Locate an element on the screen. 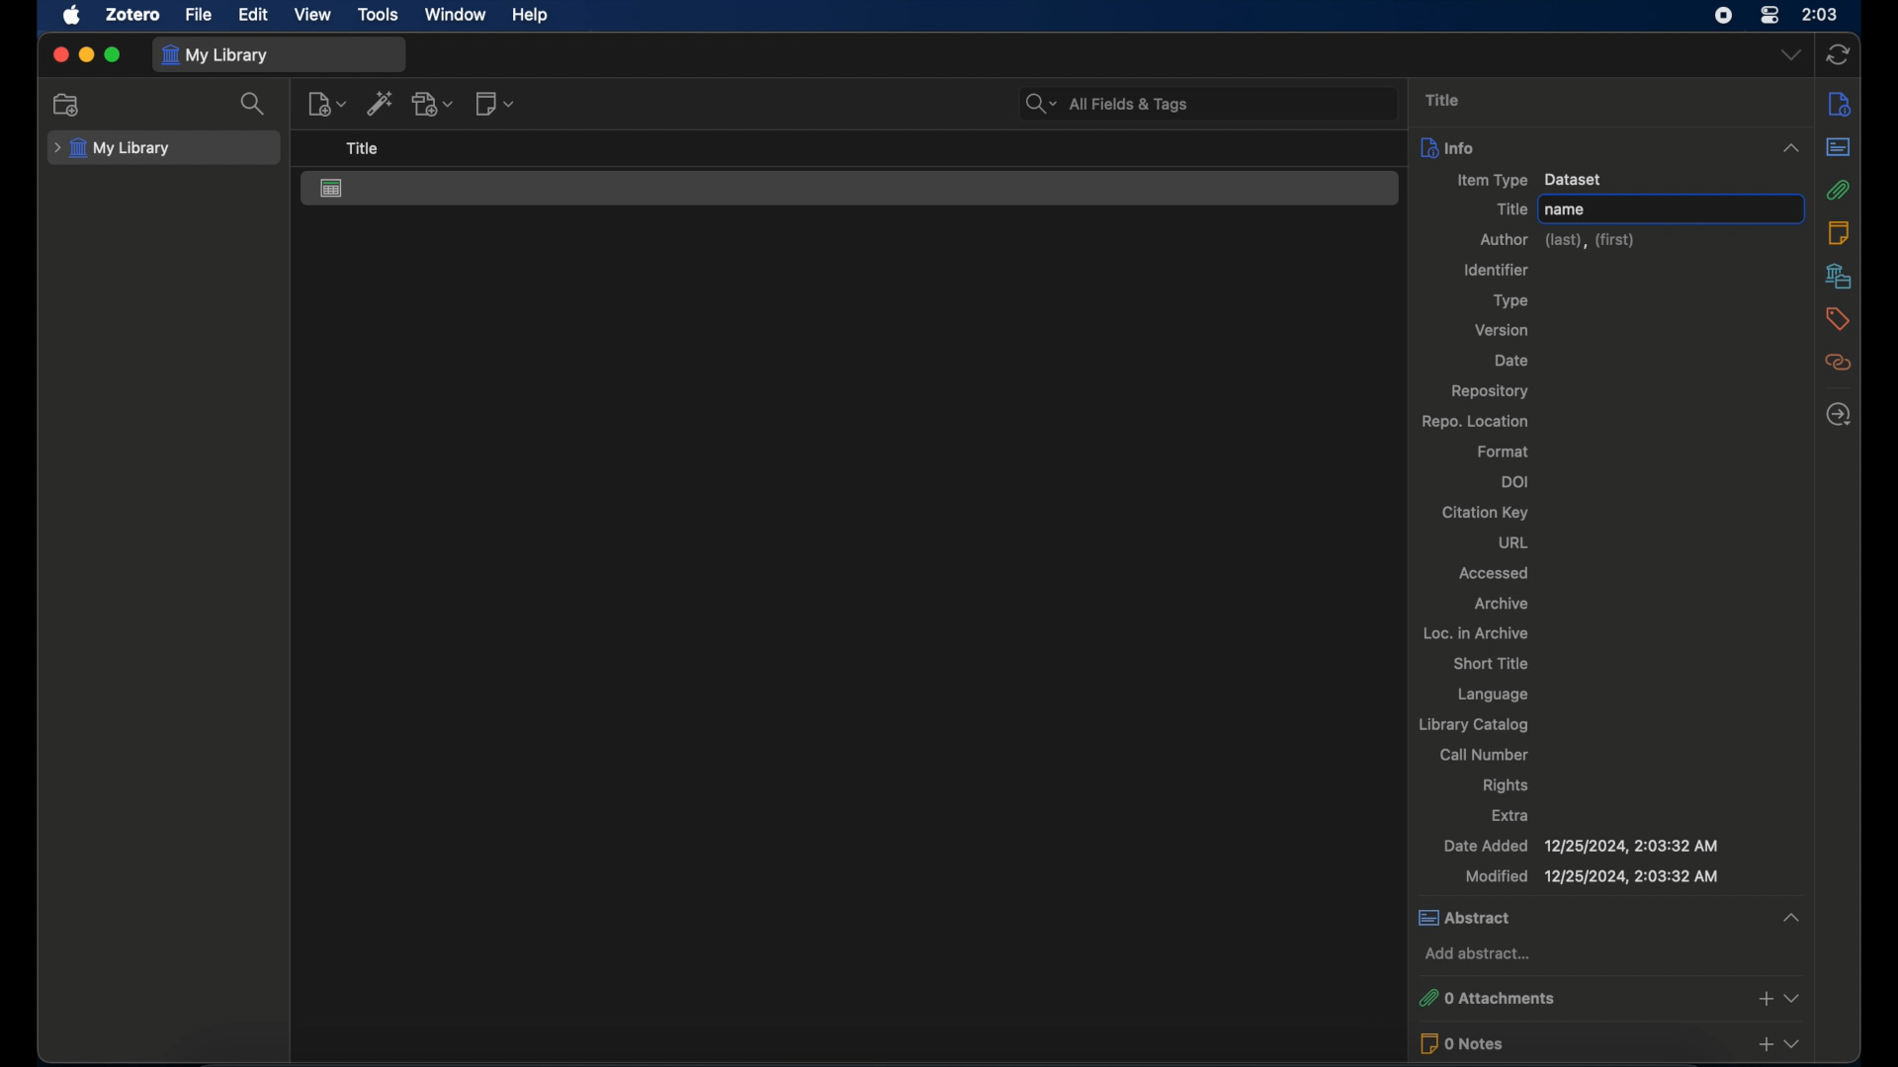  abstract is located at coordinates (1608, 916).